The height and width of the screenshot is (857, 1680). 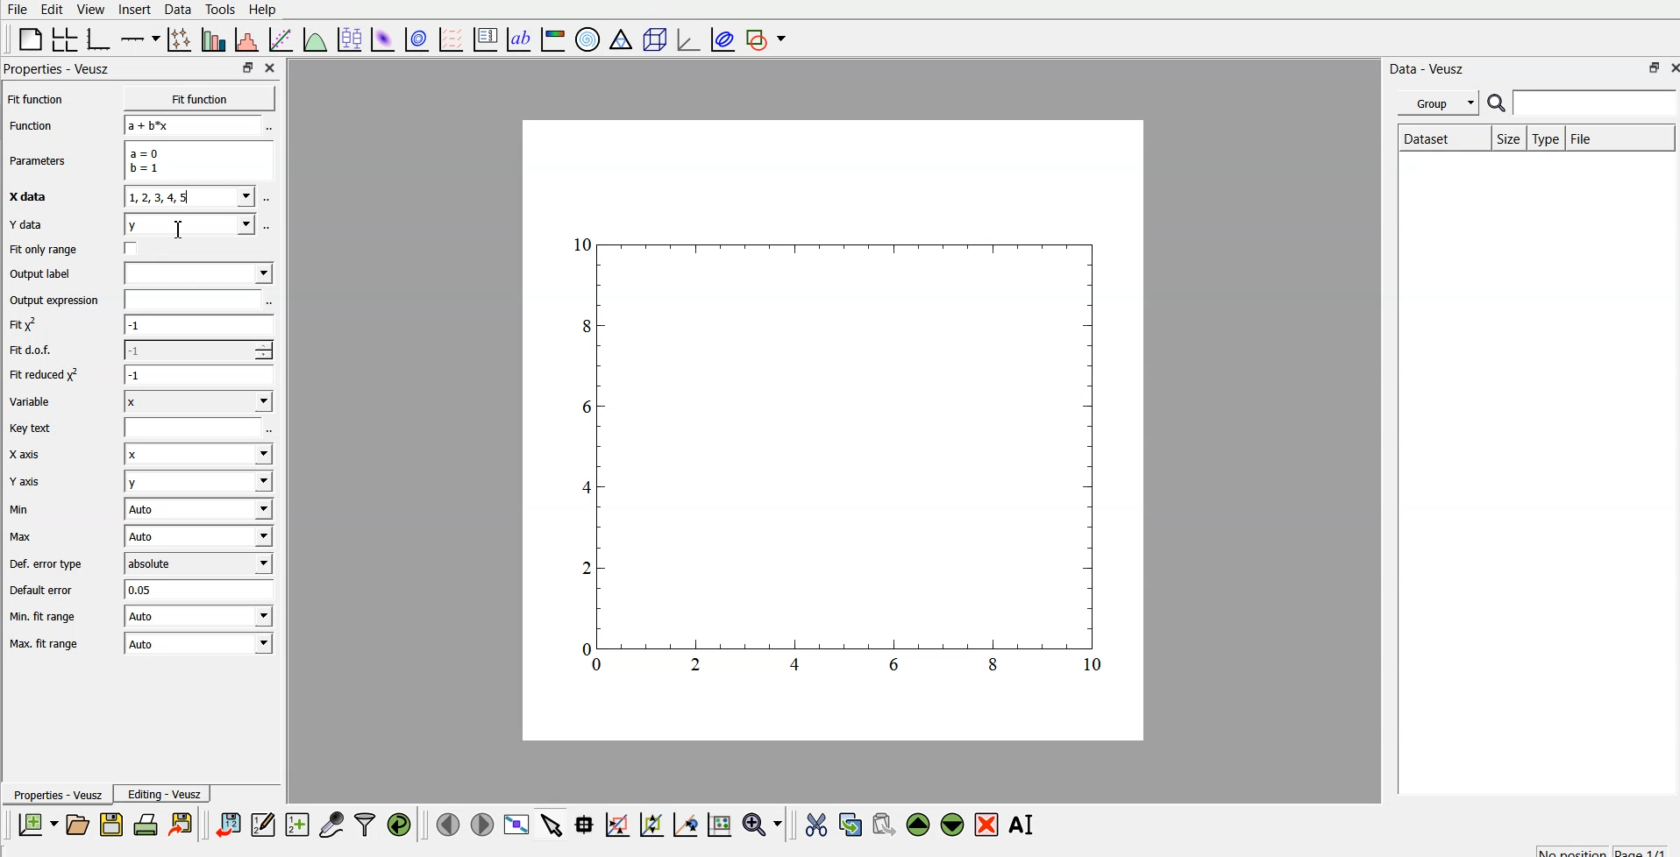 I want to click on print, so click(x=146, y=825).